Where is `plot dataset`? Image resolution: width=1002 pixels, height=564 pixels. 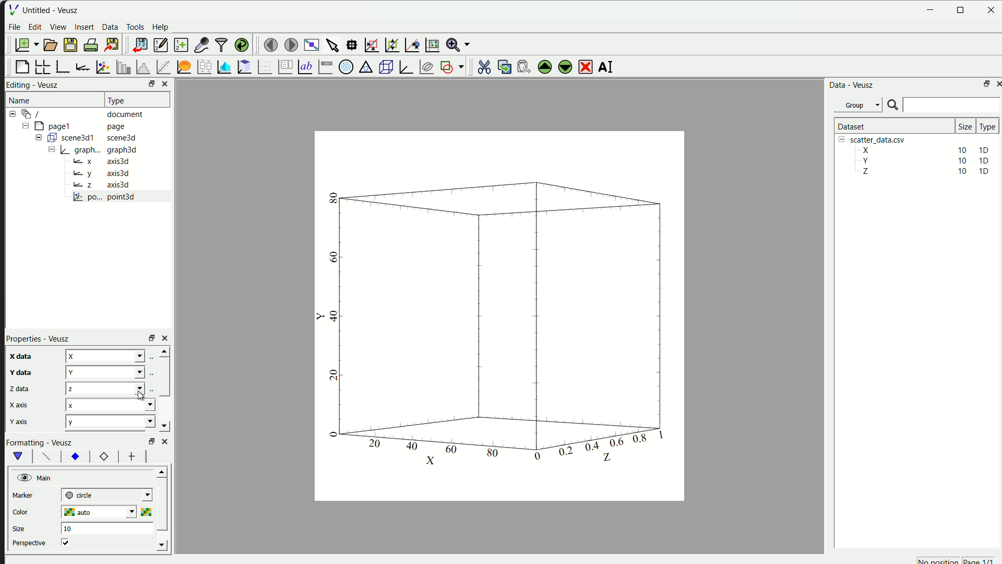 plot dataset is located at coordinates (222, 66).